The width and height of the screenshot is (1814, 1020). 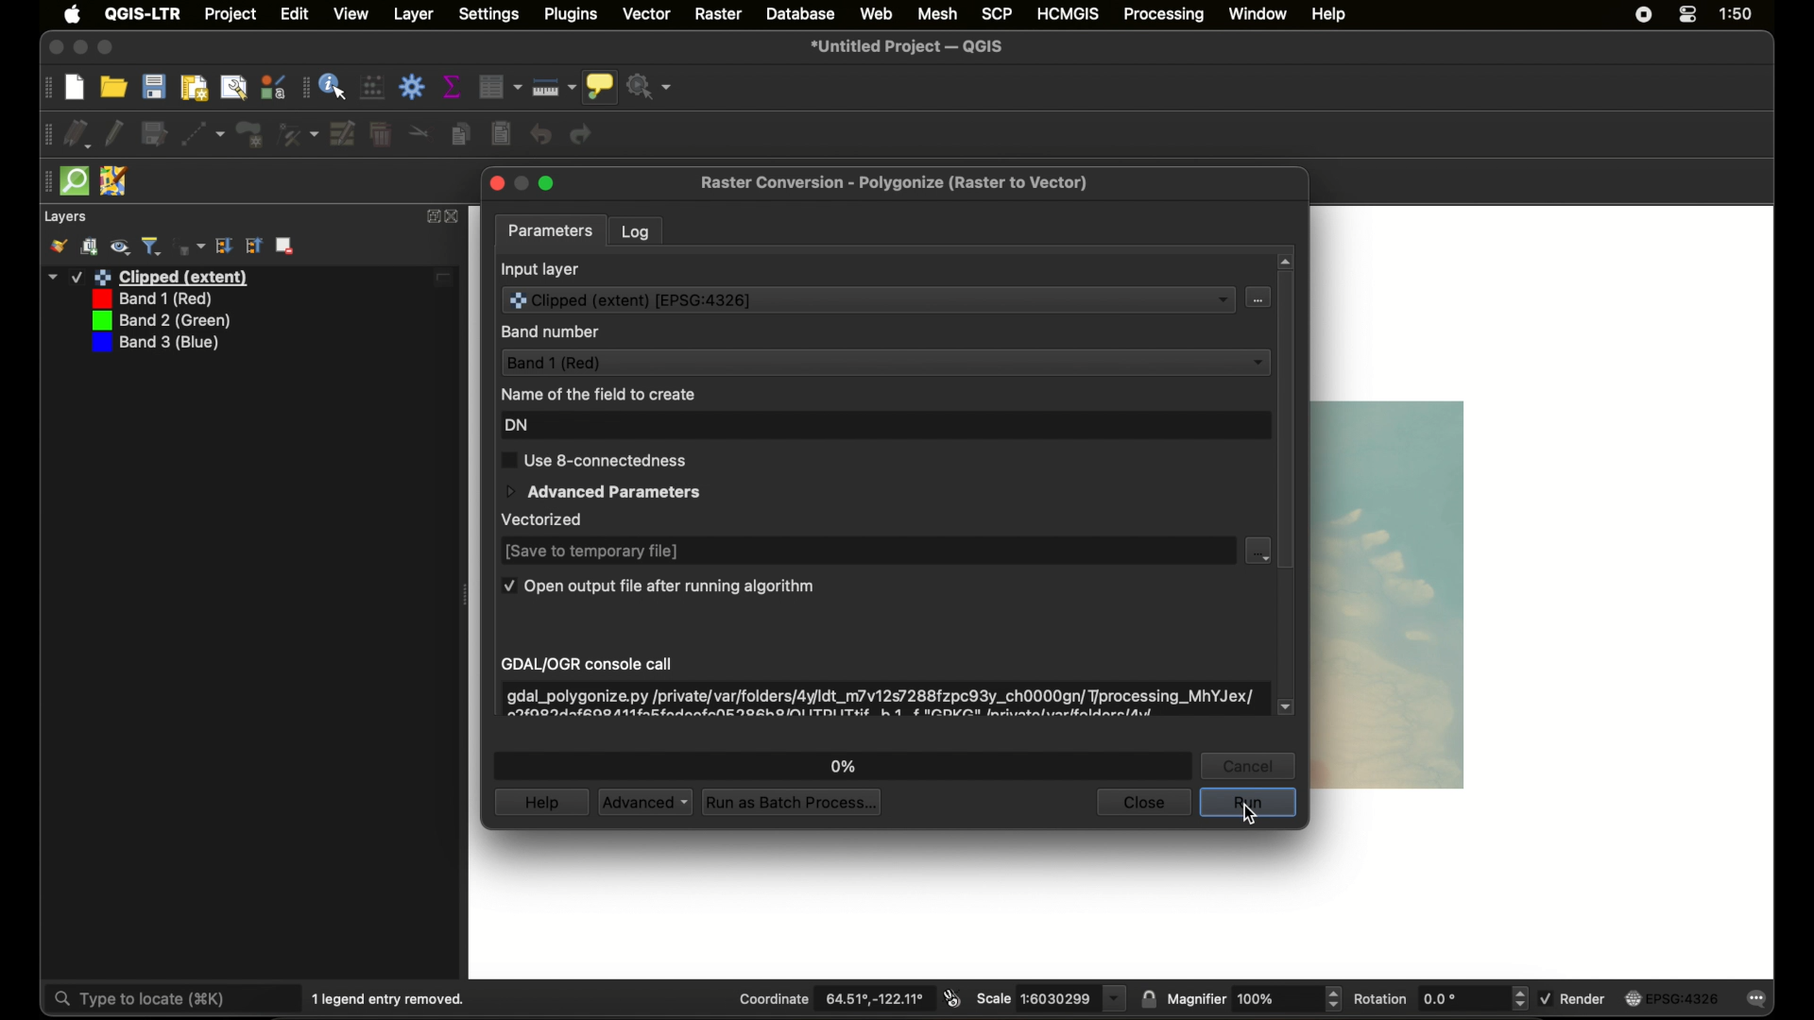 What do you see at coordinates (517, 426) in the screenshot?
I see `dn` at bounding box center [517, 426].